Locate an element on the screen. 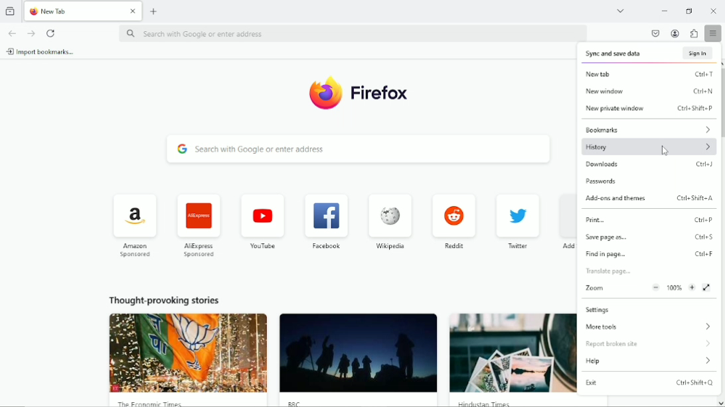  History > is located at coordinates (647, 148).